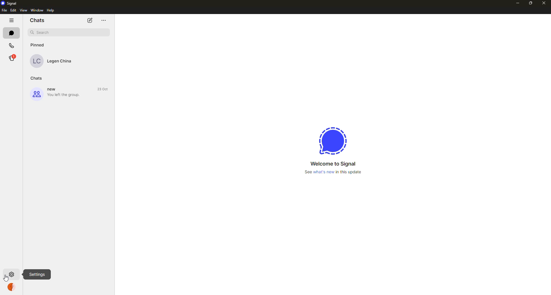 The image size is (551, 295). Describe the element at coordinates (69, 33) in the screenshot. I see `search` at that location.